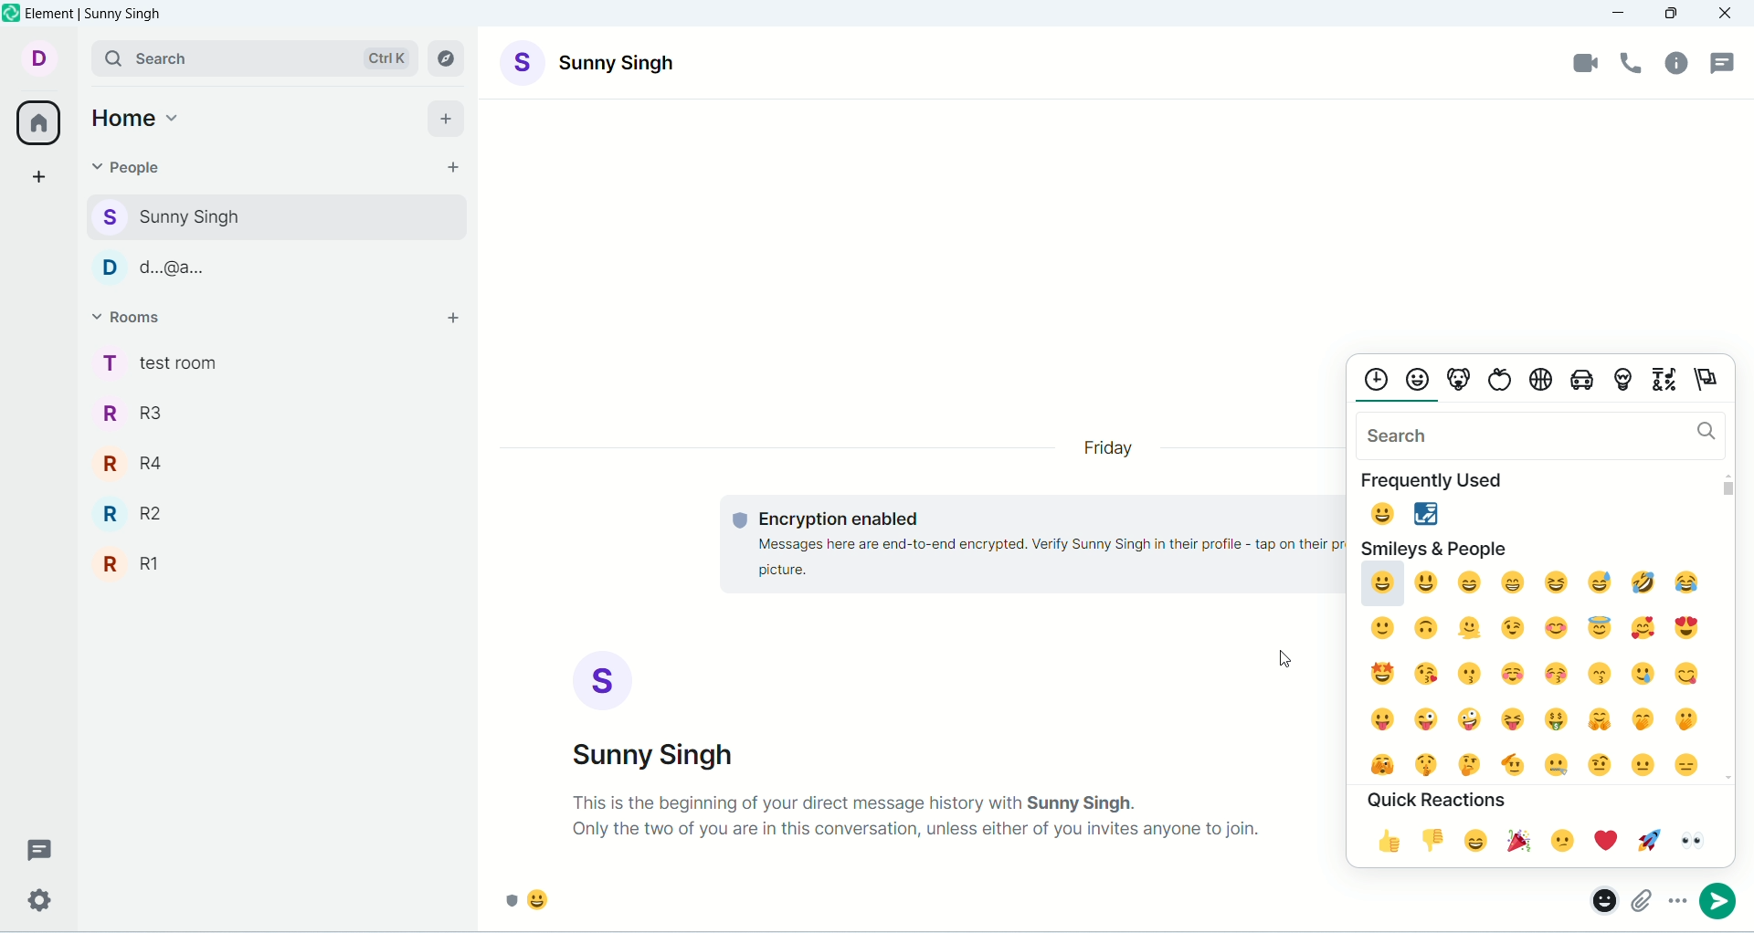 The image size is (1754, 933). What do you see at coordinates (449, 167) in the screenshot?
I see `start chat` at bounding box center [449, 167].